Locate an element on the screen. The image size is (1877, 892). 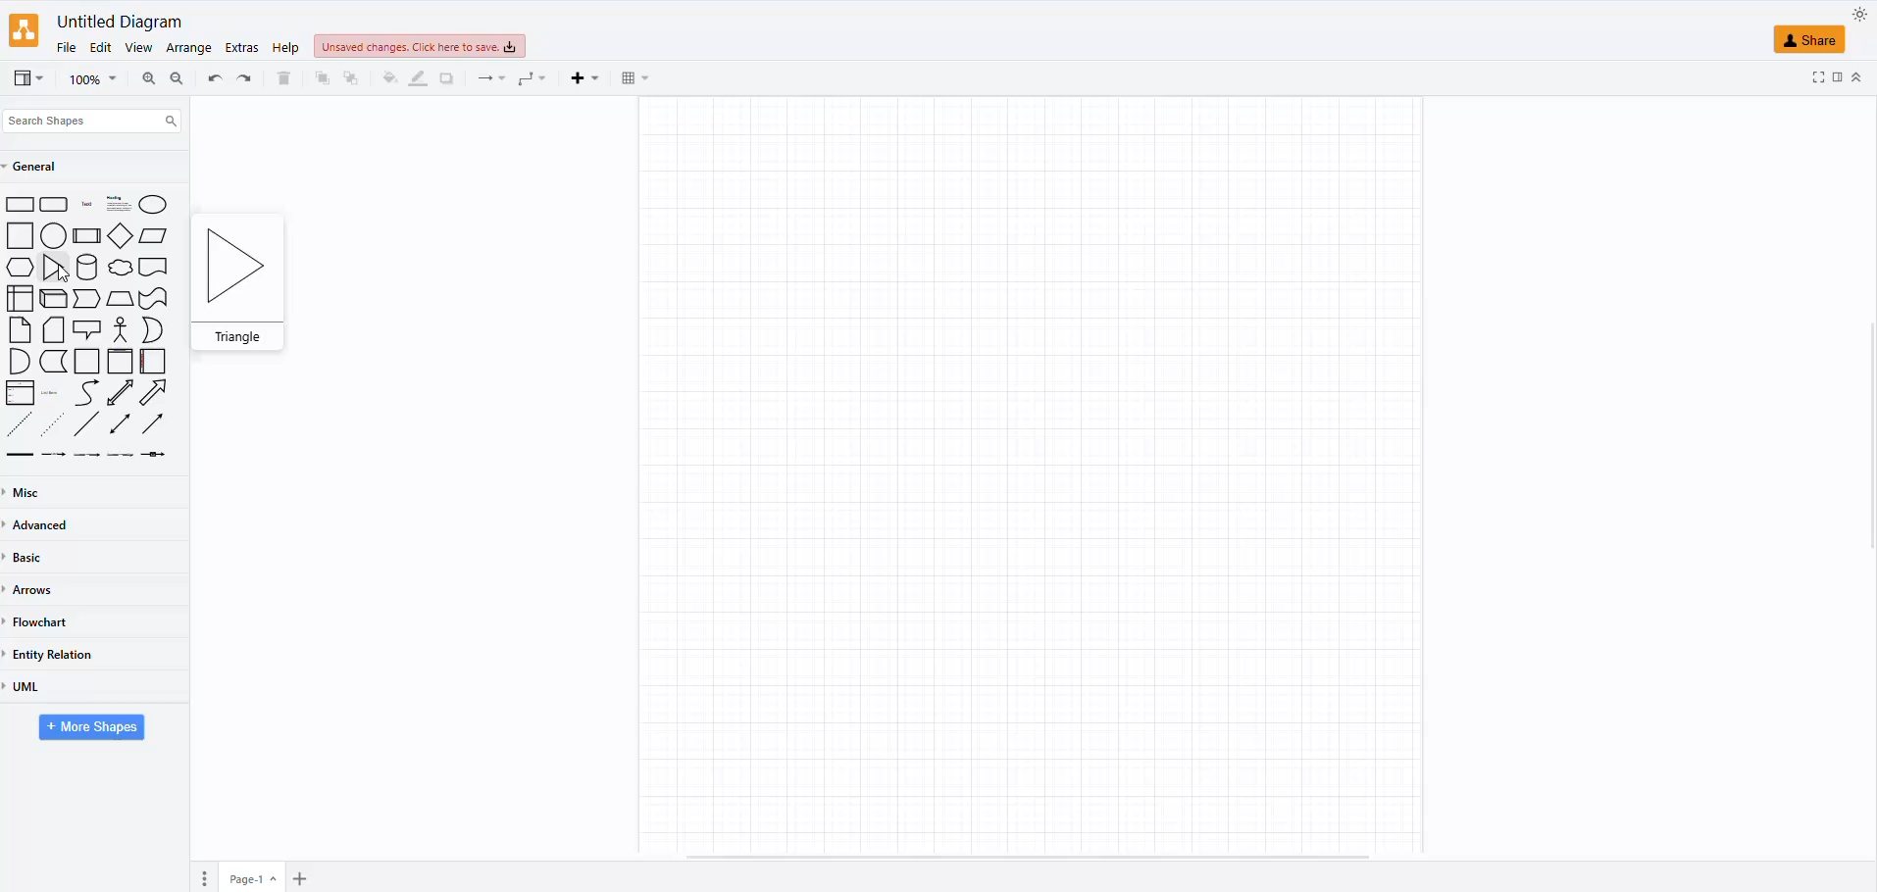
Labelled Arrow is located at coordinates (121, 455).